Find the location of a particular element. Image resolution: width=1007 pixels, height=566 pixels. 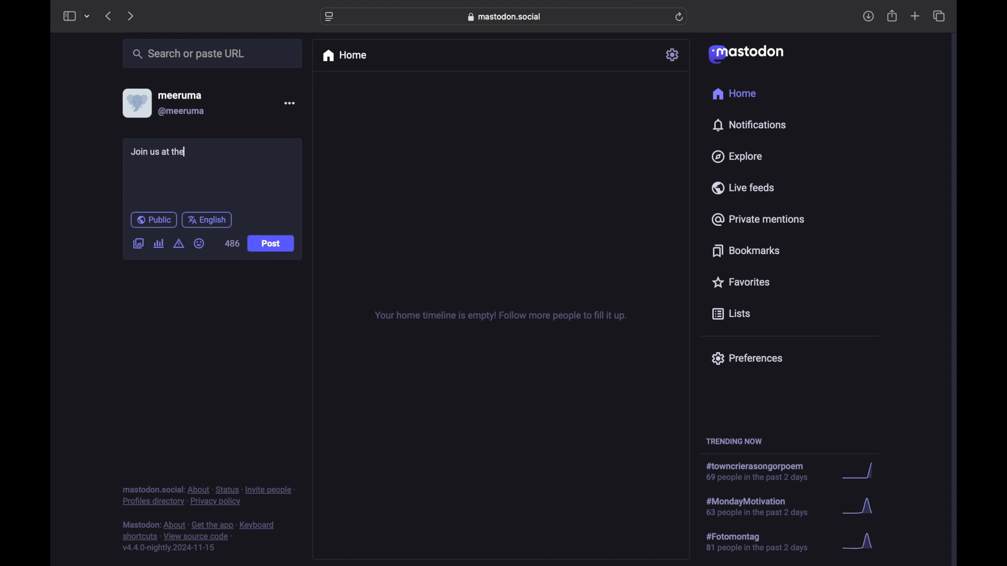

text cursor is located at coordinates (186, 151).